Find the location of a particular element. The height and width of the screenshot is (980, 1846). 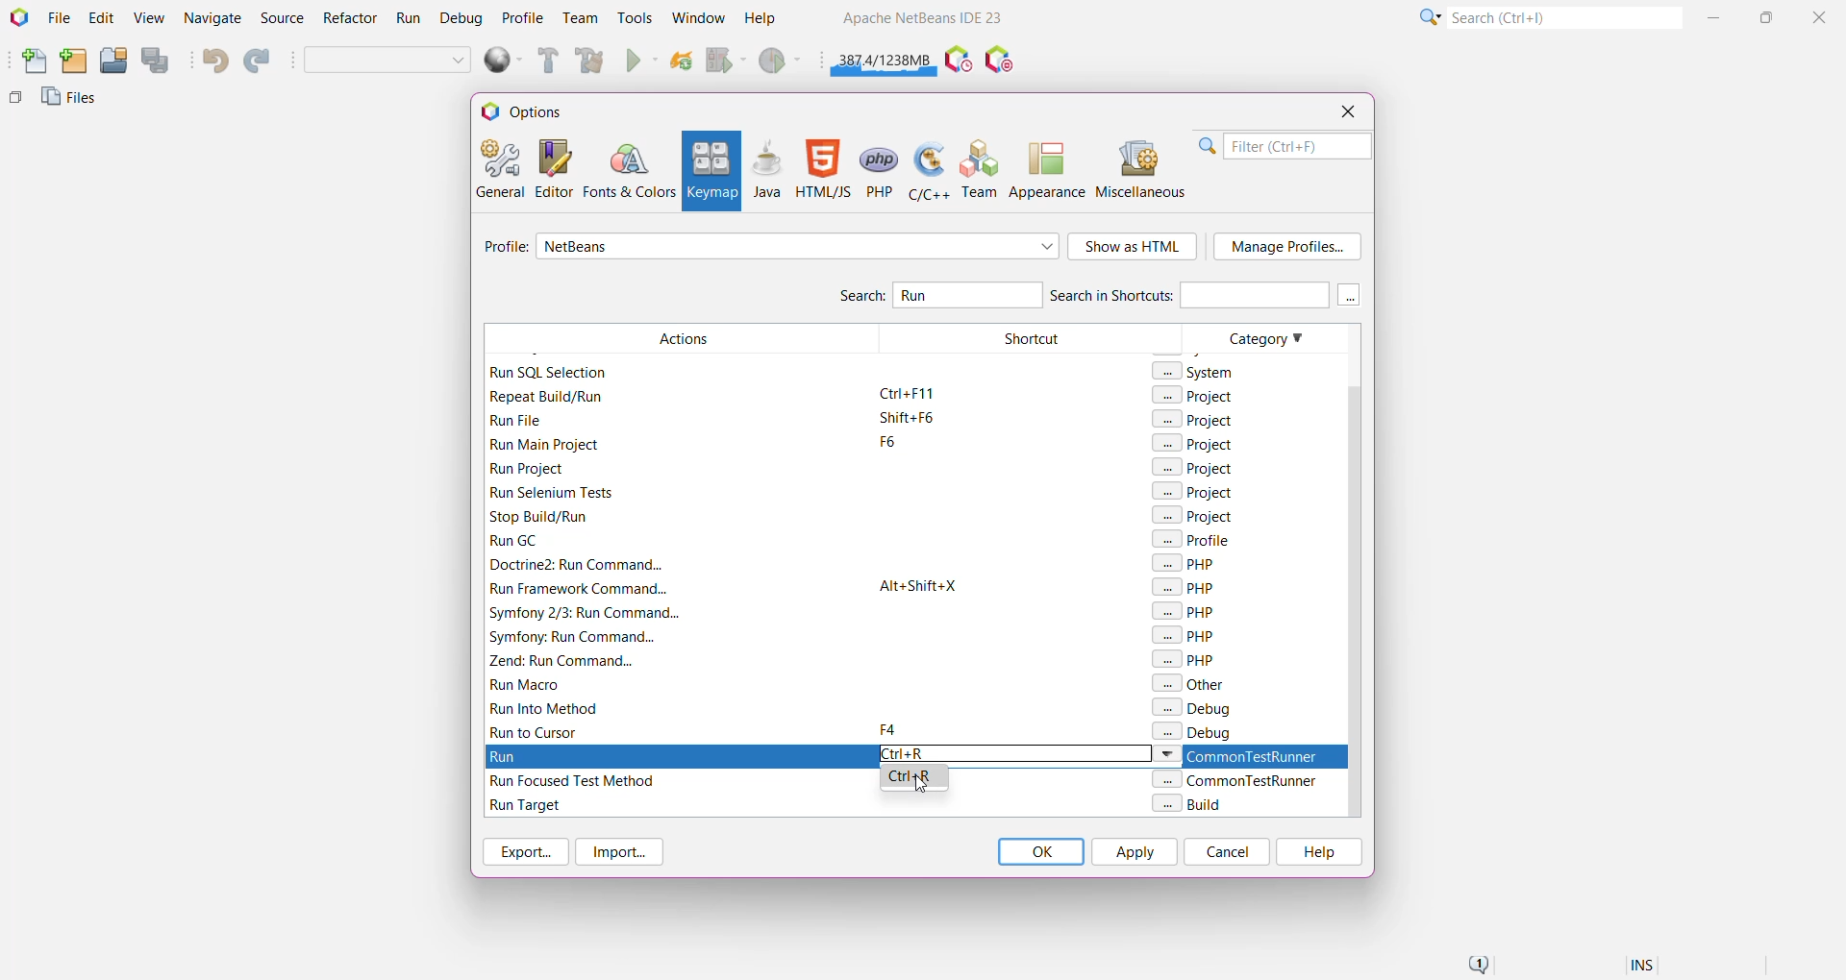

Debug  is located at coordinates (459, 19).